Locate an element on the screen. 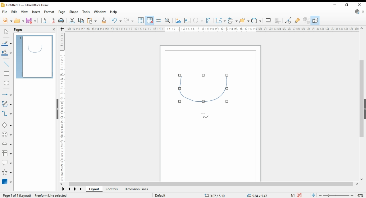 Image resolution: width=366 pixels, height=198 pixels. show gluepoint functions is located at coordinates (298, 21).